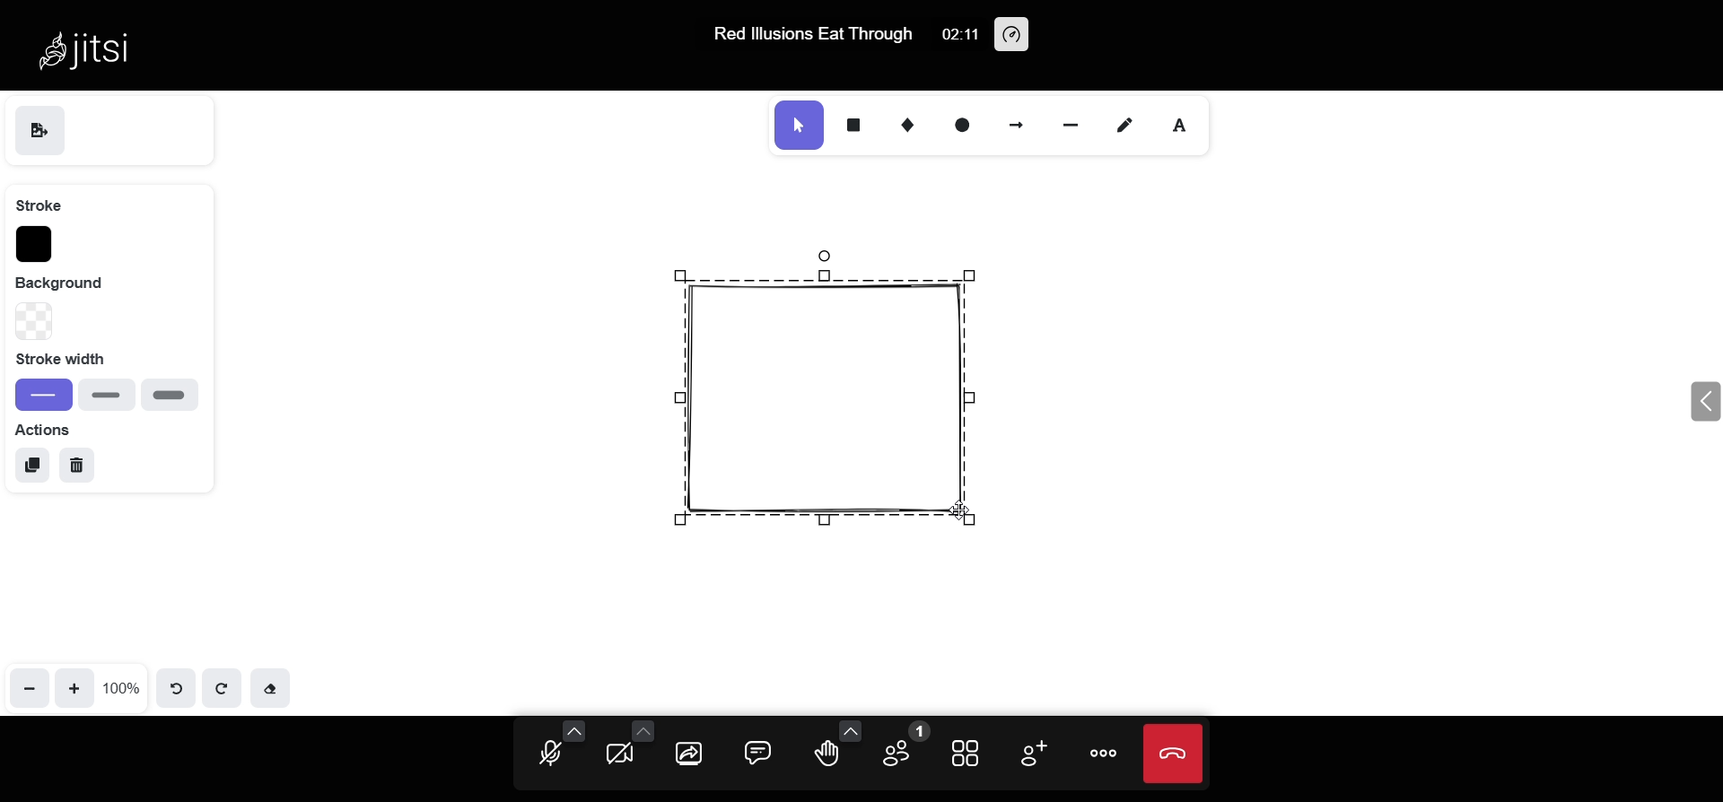  Describe the element at coordinates (621, 757) in the screenshot. I see `camera` at that location.